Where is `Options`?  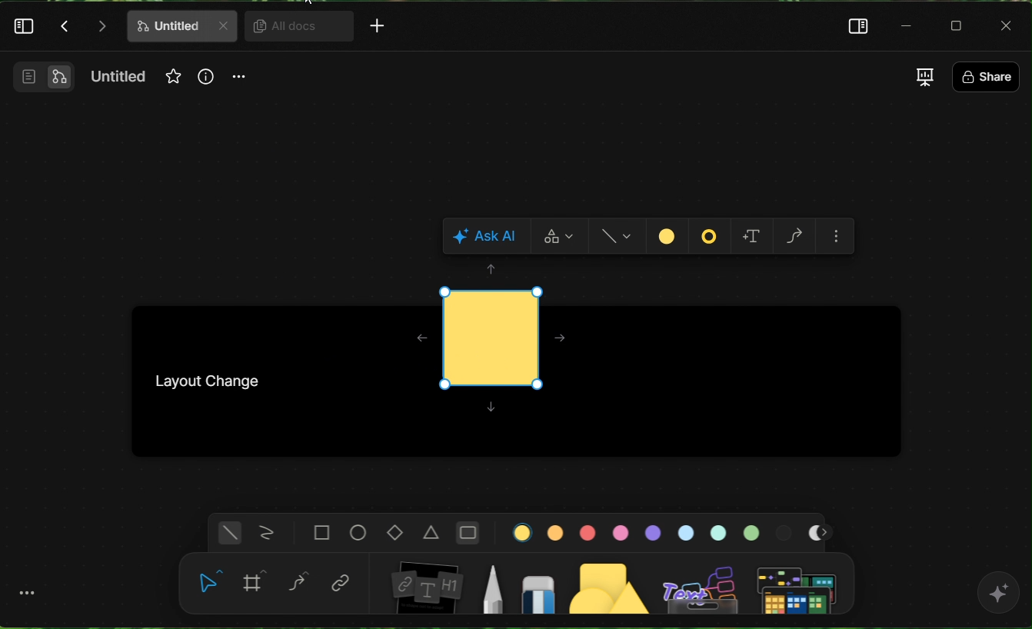 Options is located at coordinates (841, 235).